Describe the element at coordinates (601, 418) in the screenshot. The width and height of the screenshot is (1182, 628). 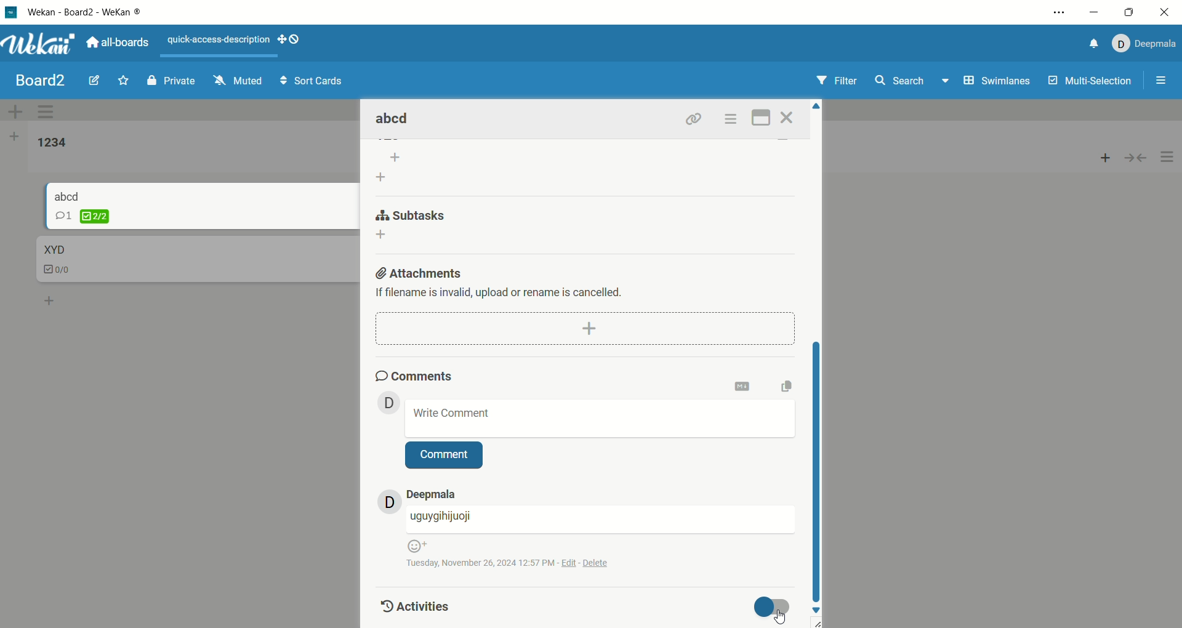
I see `write comment` at that location.